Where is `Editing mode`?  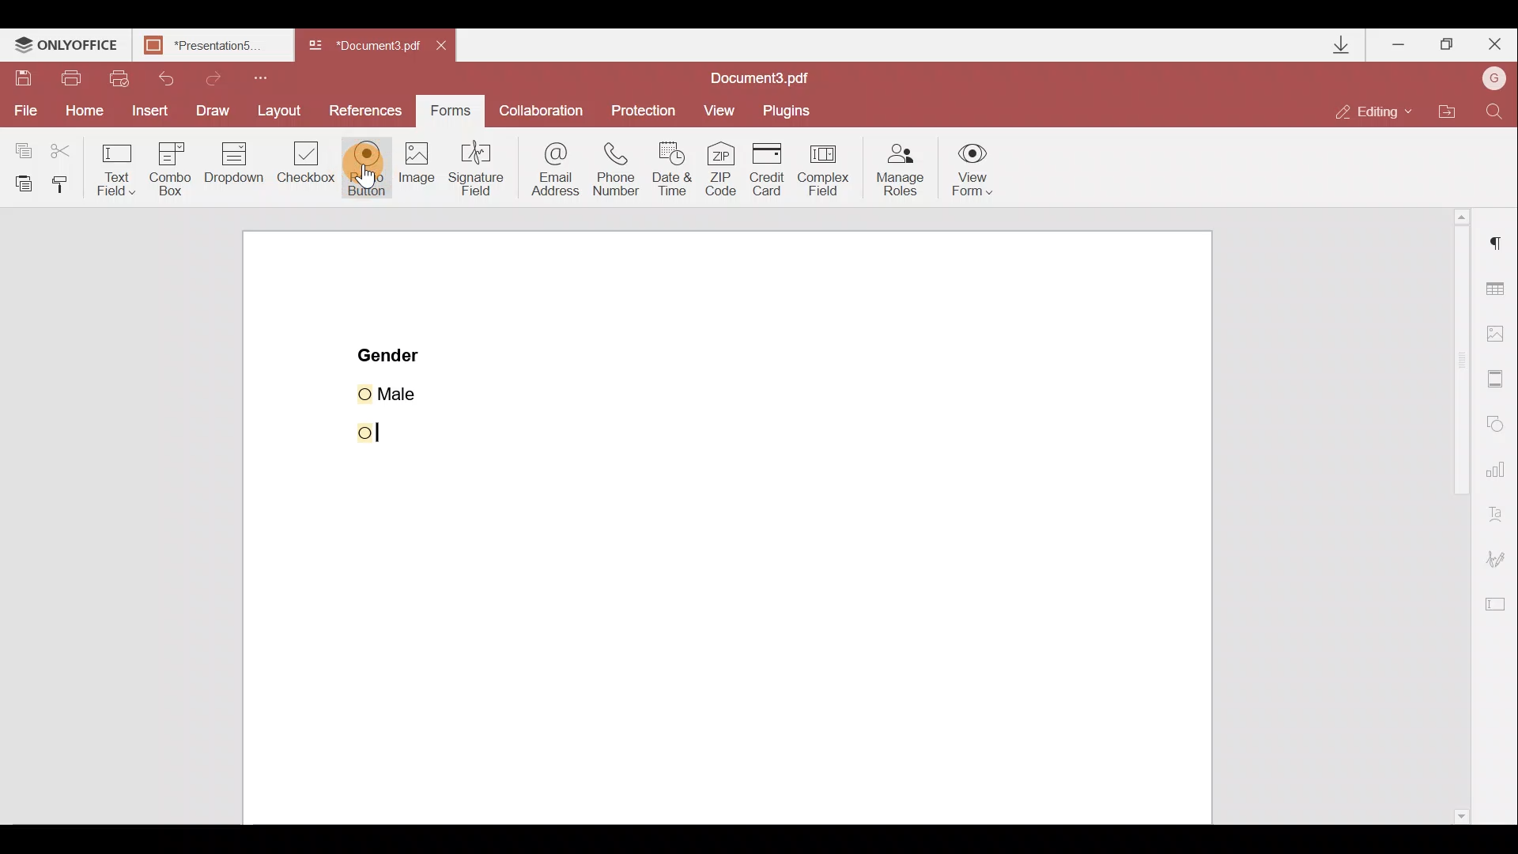 Editing mode is located at coordinates (1380, 105).